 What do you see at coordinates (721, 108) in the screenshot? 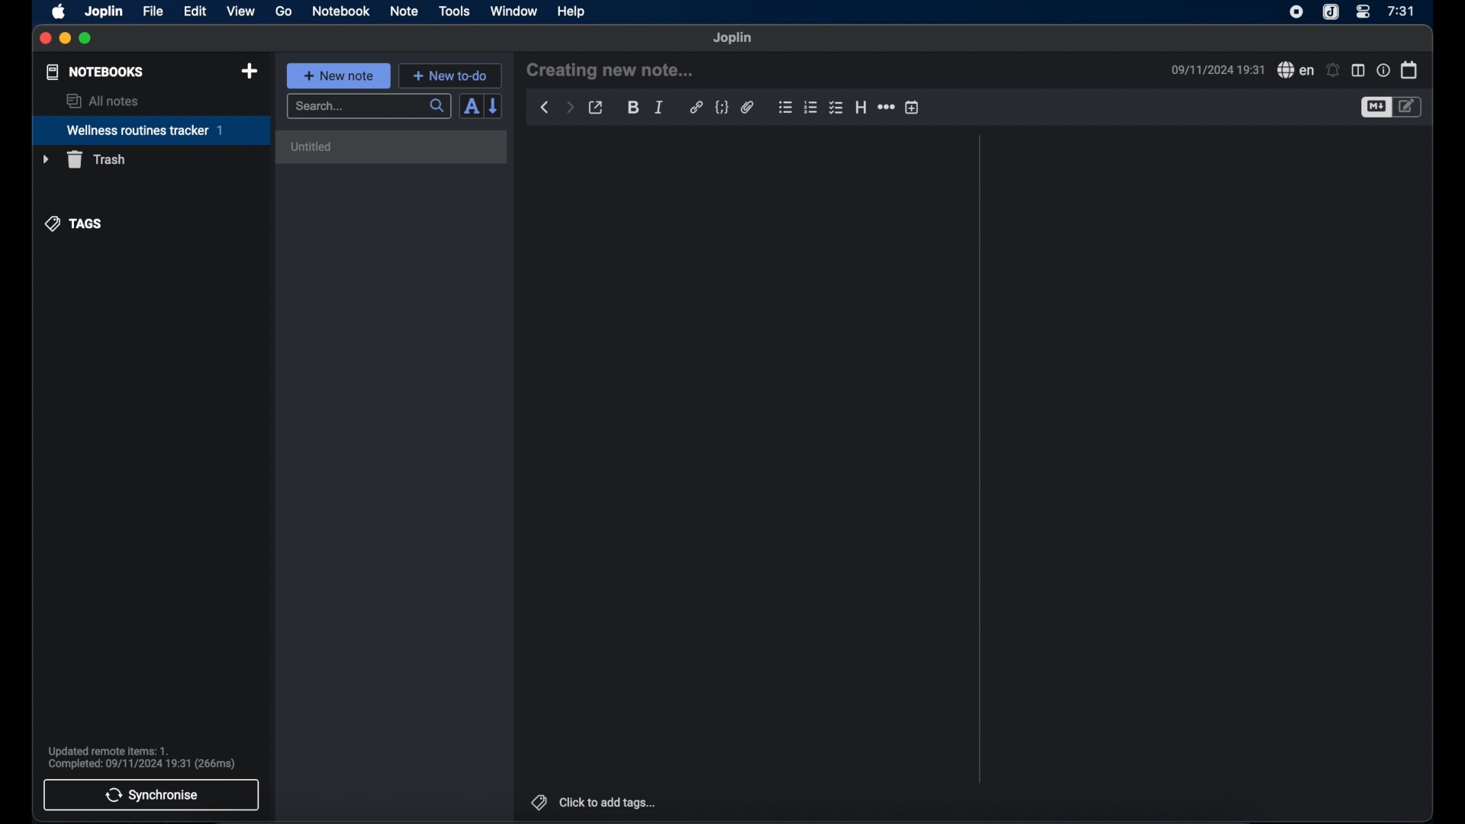
I see `code` at bounding box center [721, 108].